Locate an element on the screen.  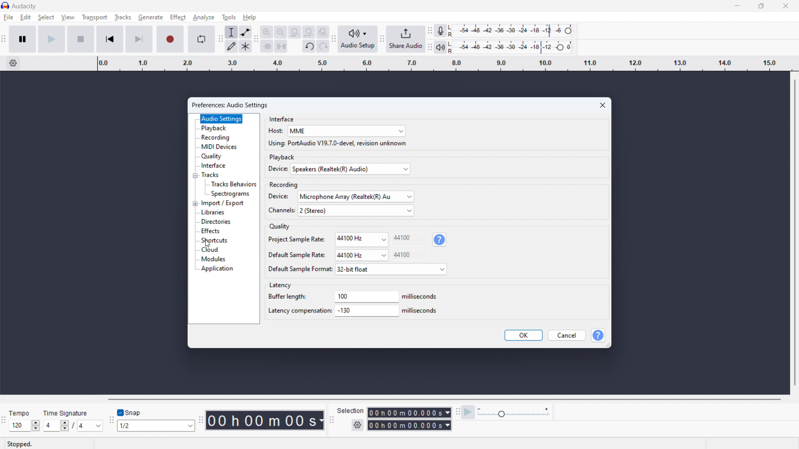
Enables movement of time signature toolbar is located at coordinates (3, 421).